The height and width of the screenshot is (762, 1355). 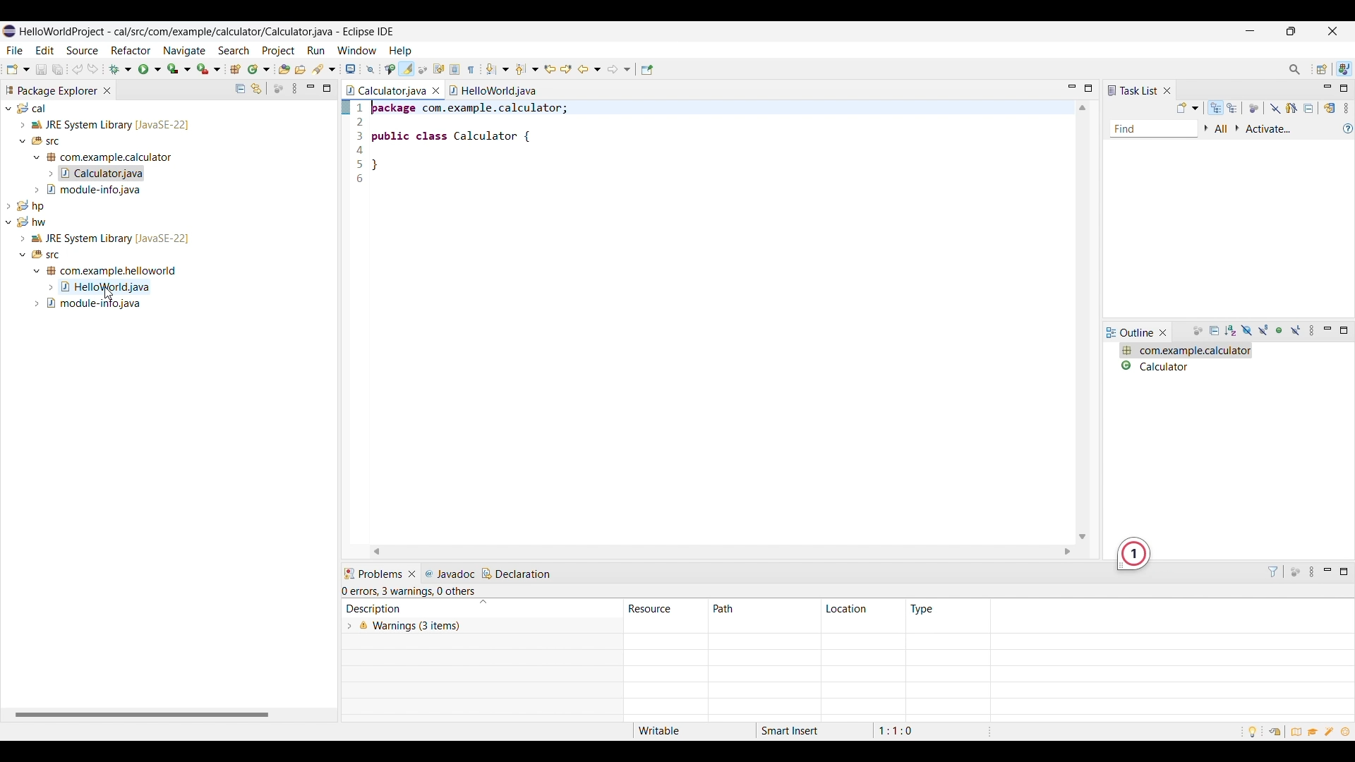 I want to click on Collapse all, so click(x=241, y=88).